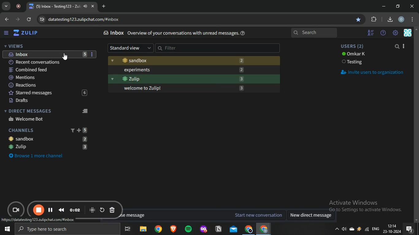 This screenshot has width=419, height=235. What do you see at coordinates (353, 62) in the screenshot?
I see `text` at bounding box center [353, 62].